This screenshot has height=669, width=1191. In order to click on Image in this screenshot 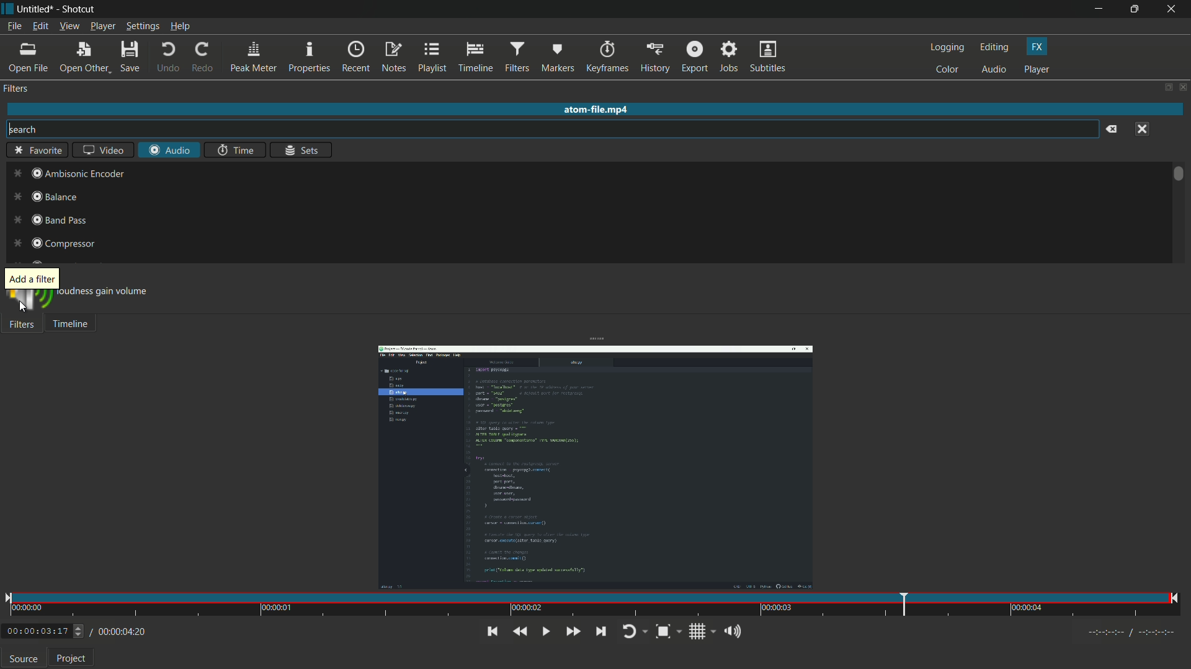, I will do `click(27, 304)`.